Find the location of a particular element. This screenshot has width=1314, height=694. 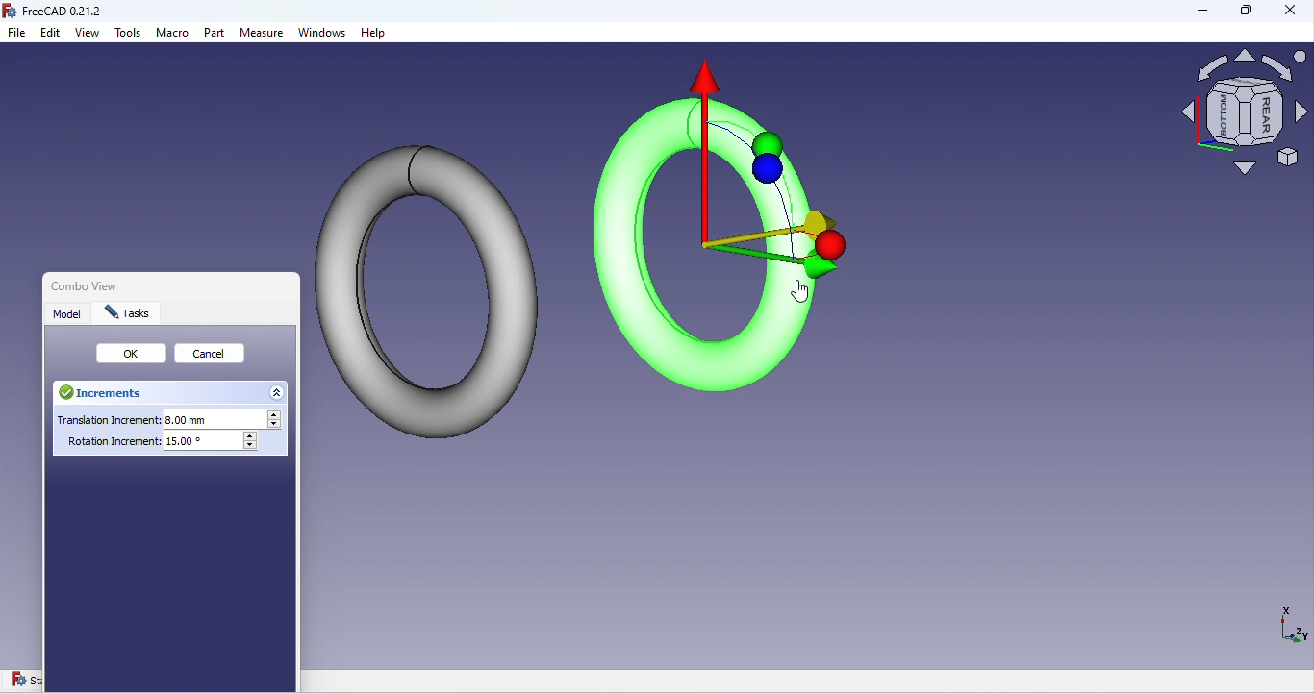

Close is located at coordinates (292, 289).